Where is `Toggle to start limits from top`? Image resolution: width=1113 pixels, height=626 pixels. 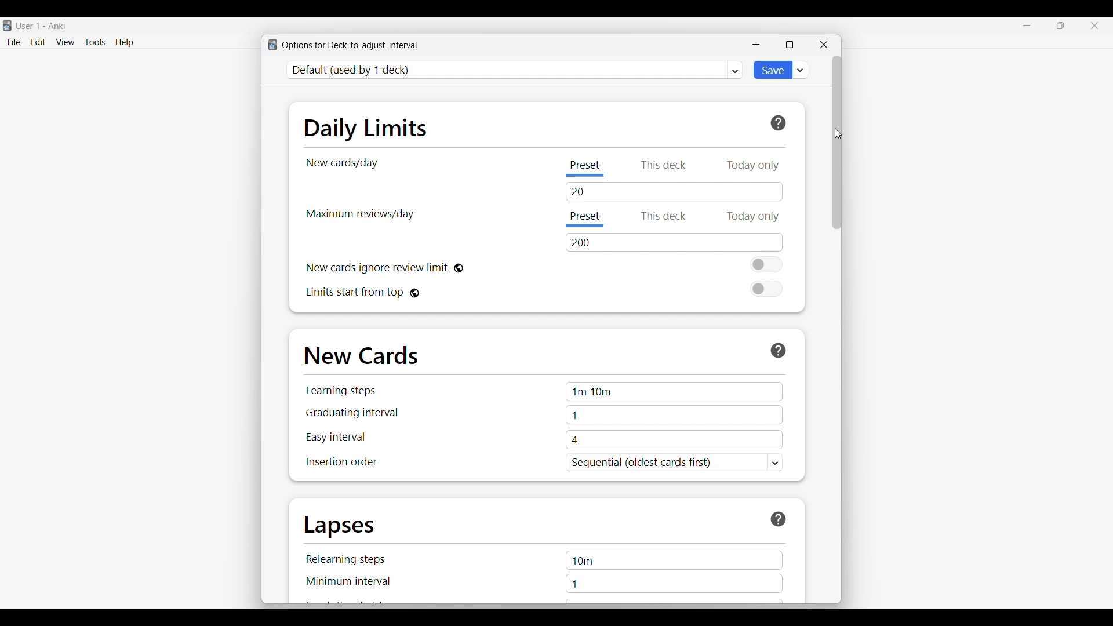
Toggle to start limits from top is located at coordinates (766, 289).